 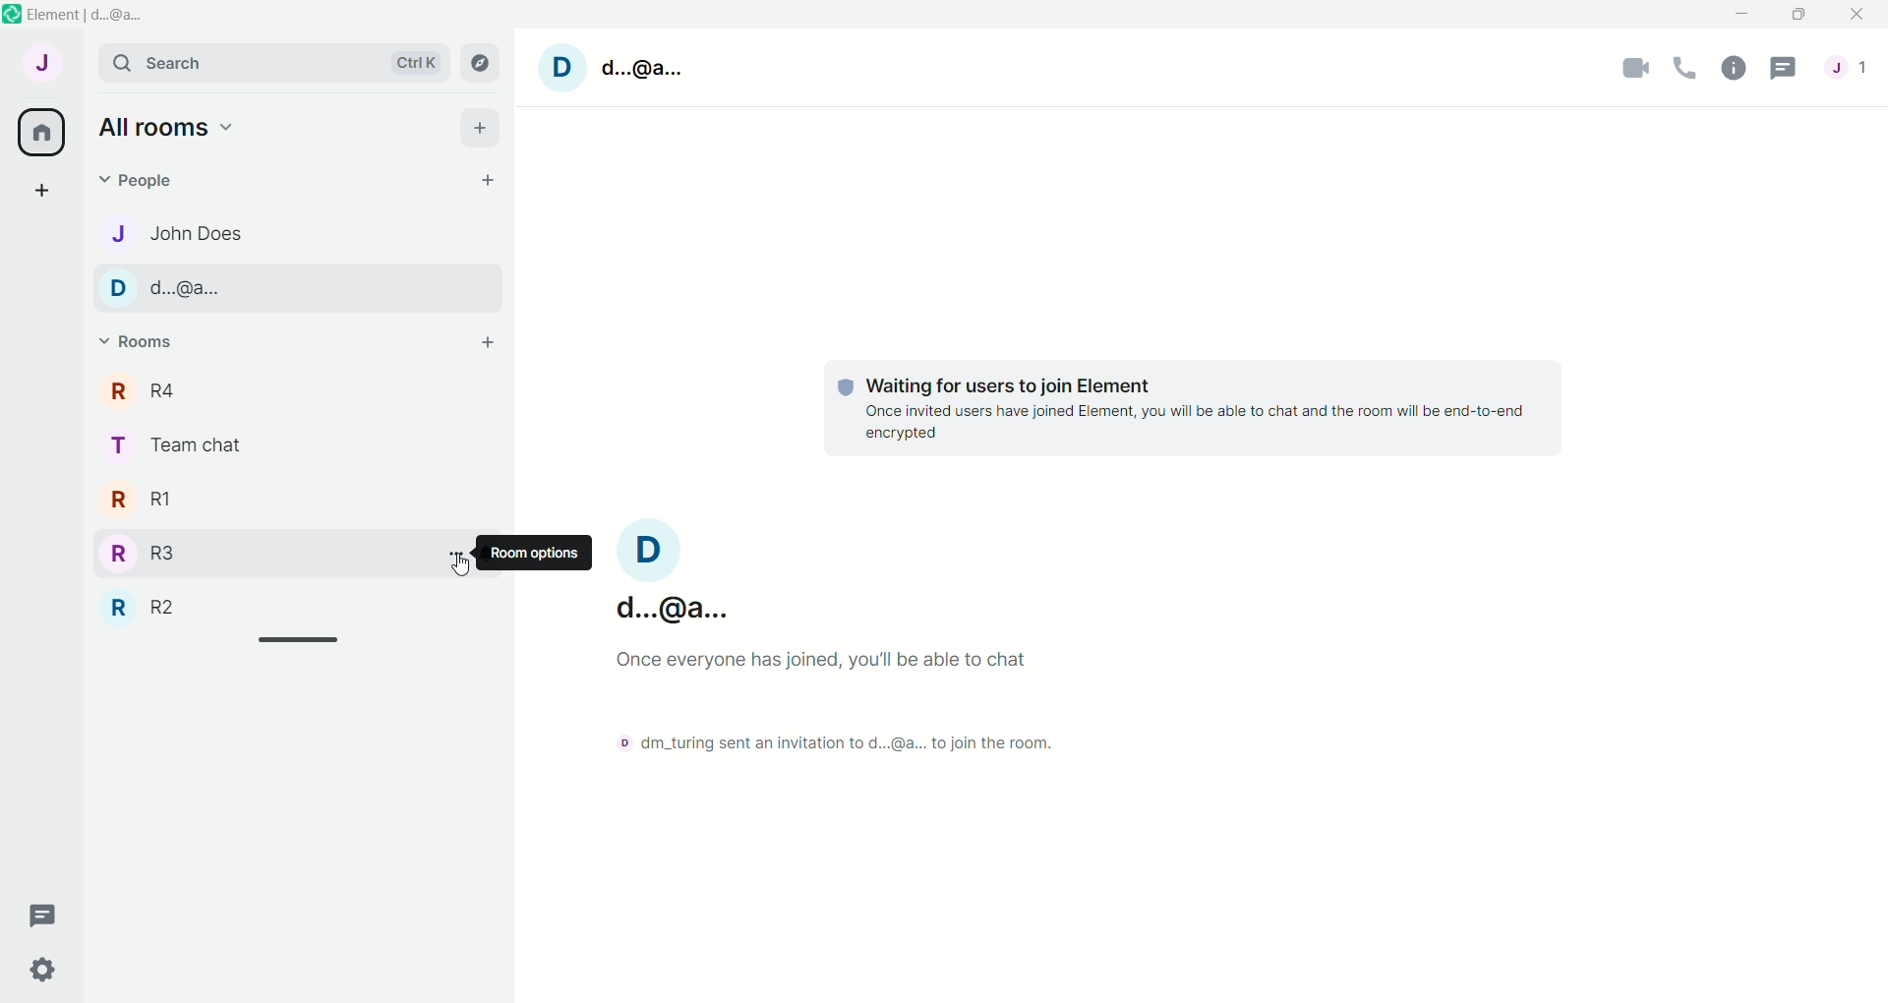 I want to click on cursor, so click(x=462, y=567).